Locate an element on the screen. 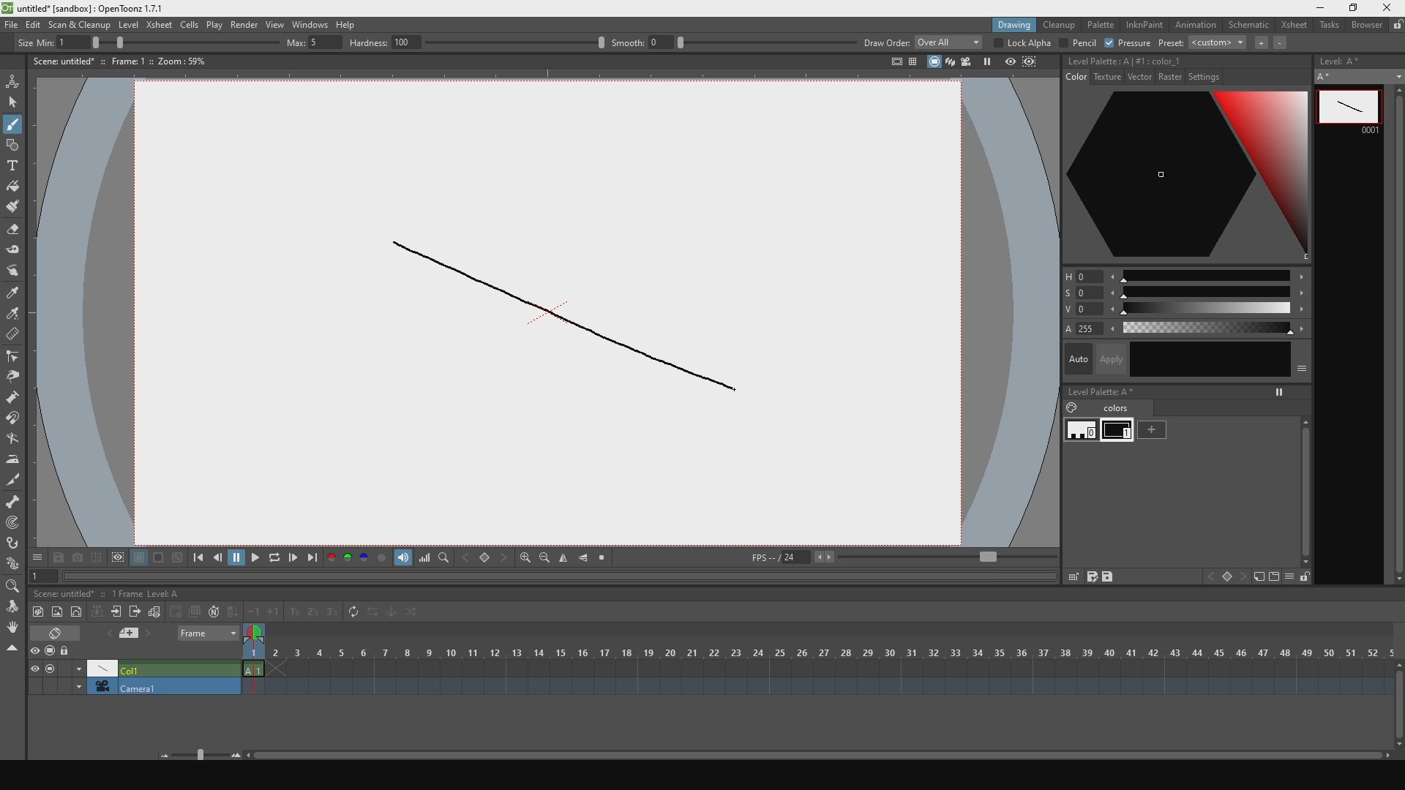  define region is located at coordinates (117, 560).